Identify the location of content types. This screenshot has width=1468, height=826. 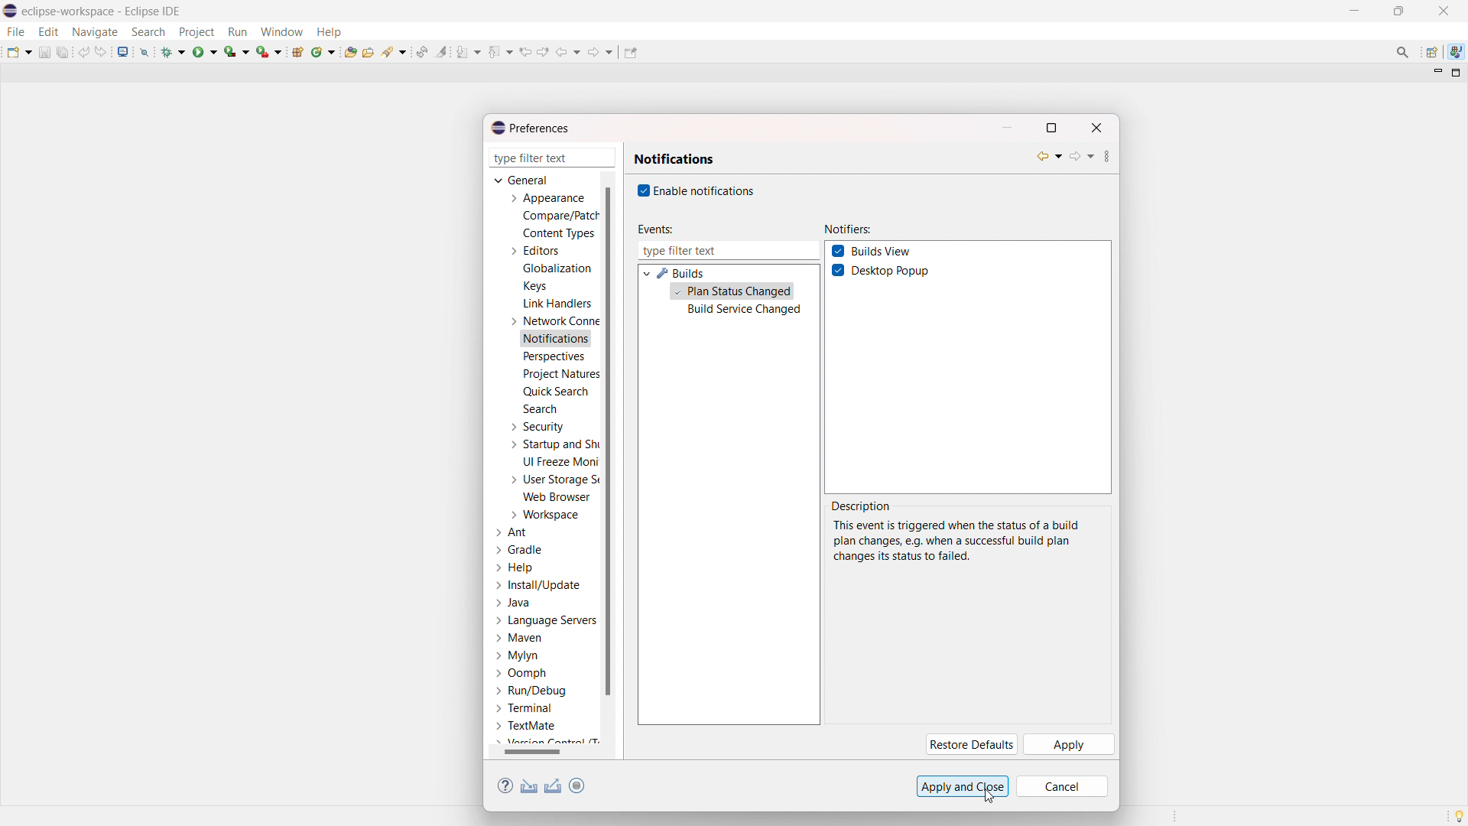
(560, 233).